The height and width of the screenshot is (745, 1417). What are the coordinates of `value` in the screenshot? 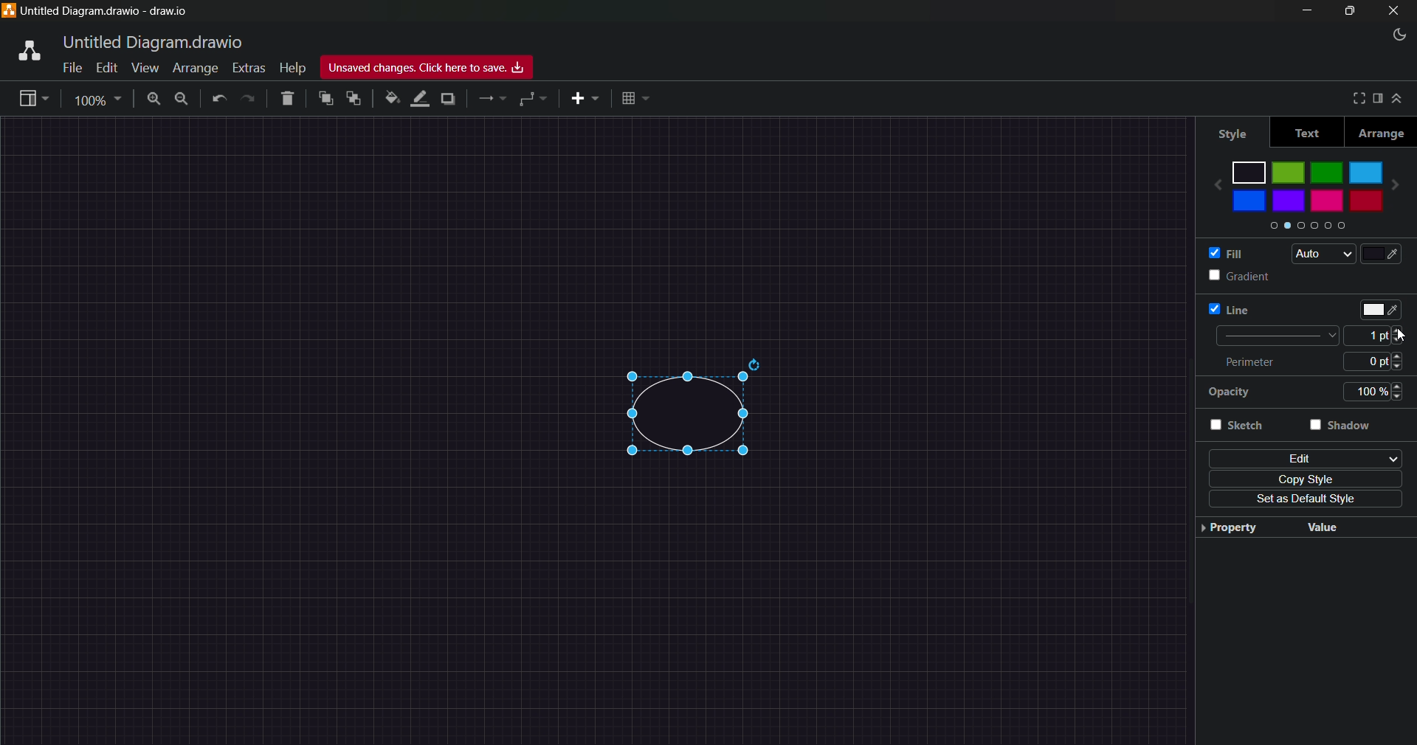 It's located at (1359, 526).